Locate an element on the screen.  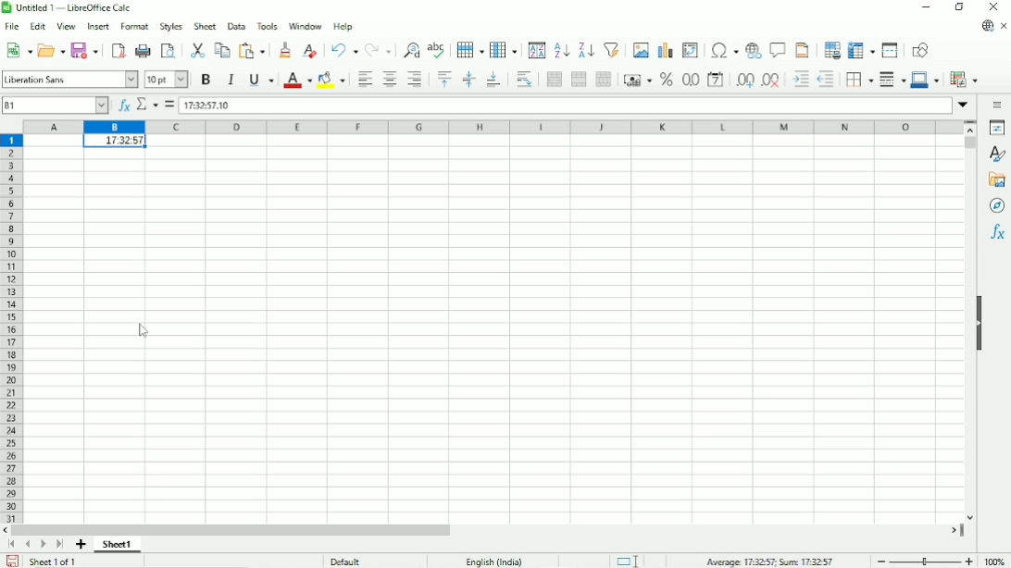
Find and replace is located at coordinates (409, 50).